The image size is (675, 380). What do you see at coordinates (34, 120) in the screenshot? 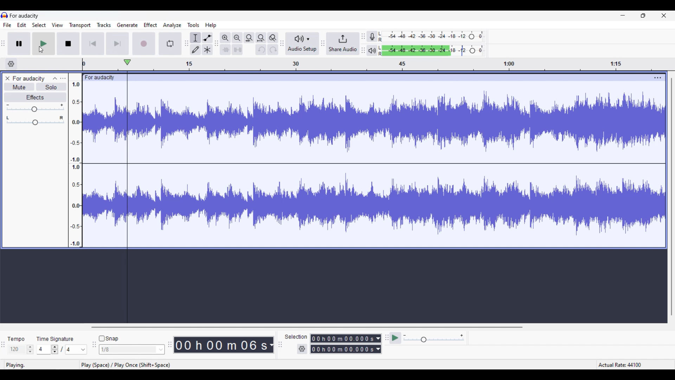
I see `Pan slider` at bounding box center [34, 120].